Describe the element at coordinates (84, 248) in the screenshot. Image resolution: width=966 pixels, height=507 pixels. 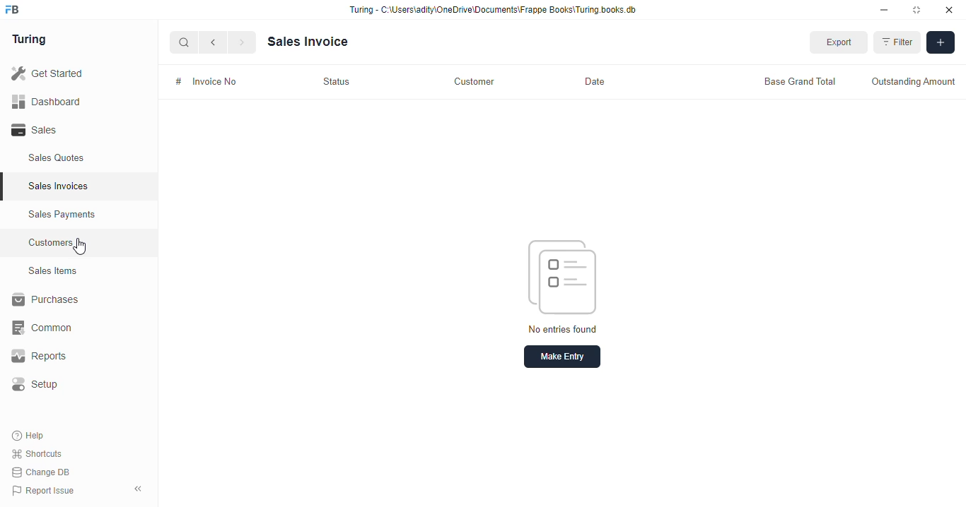
I see `cursor` at that location.